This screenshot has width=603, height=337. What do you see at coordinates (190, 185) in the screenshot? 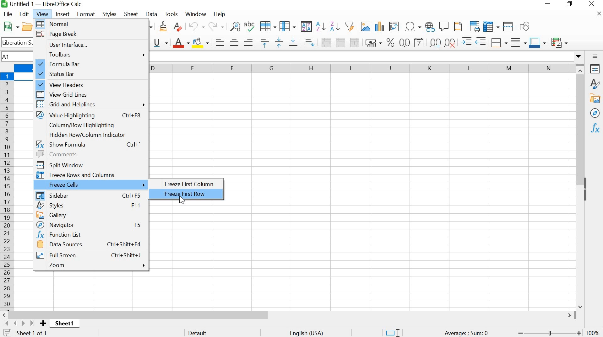
I see `FREEZE FIRST COLUMN` at bounding box center [190, 185].